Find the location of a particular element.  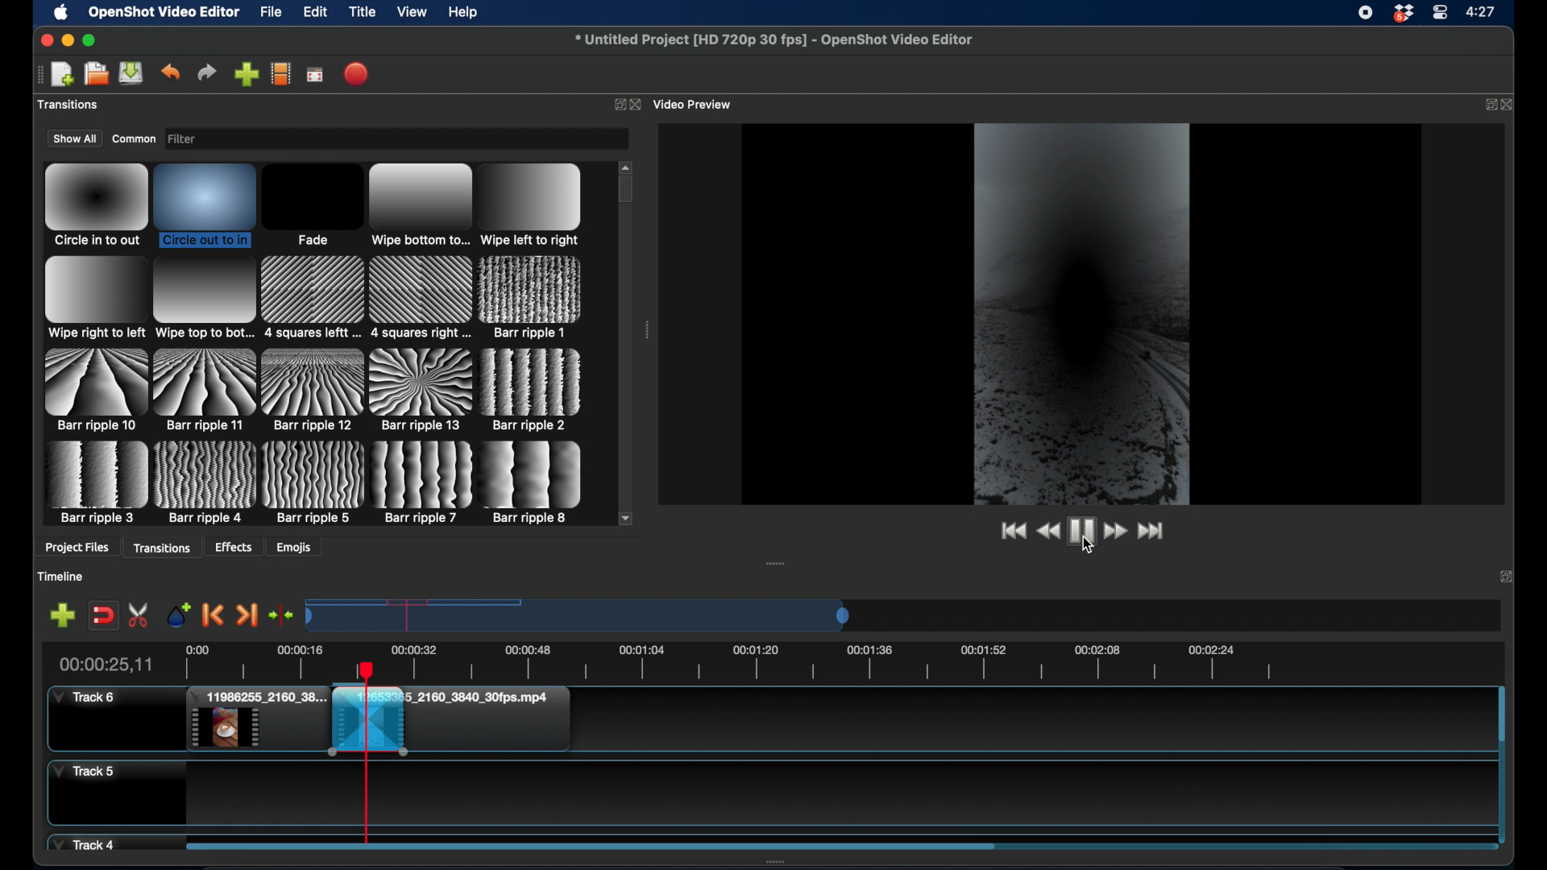

track 5 is located at coordinates (84, 772).